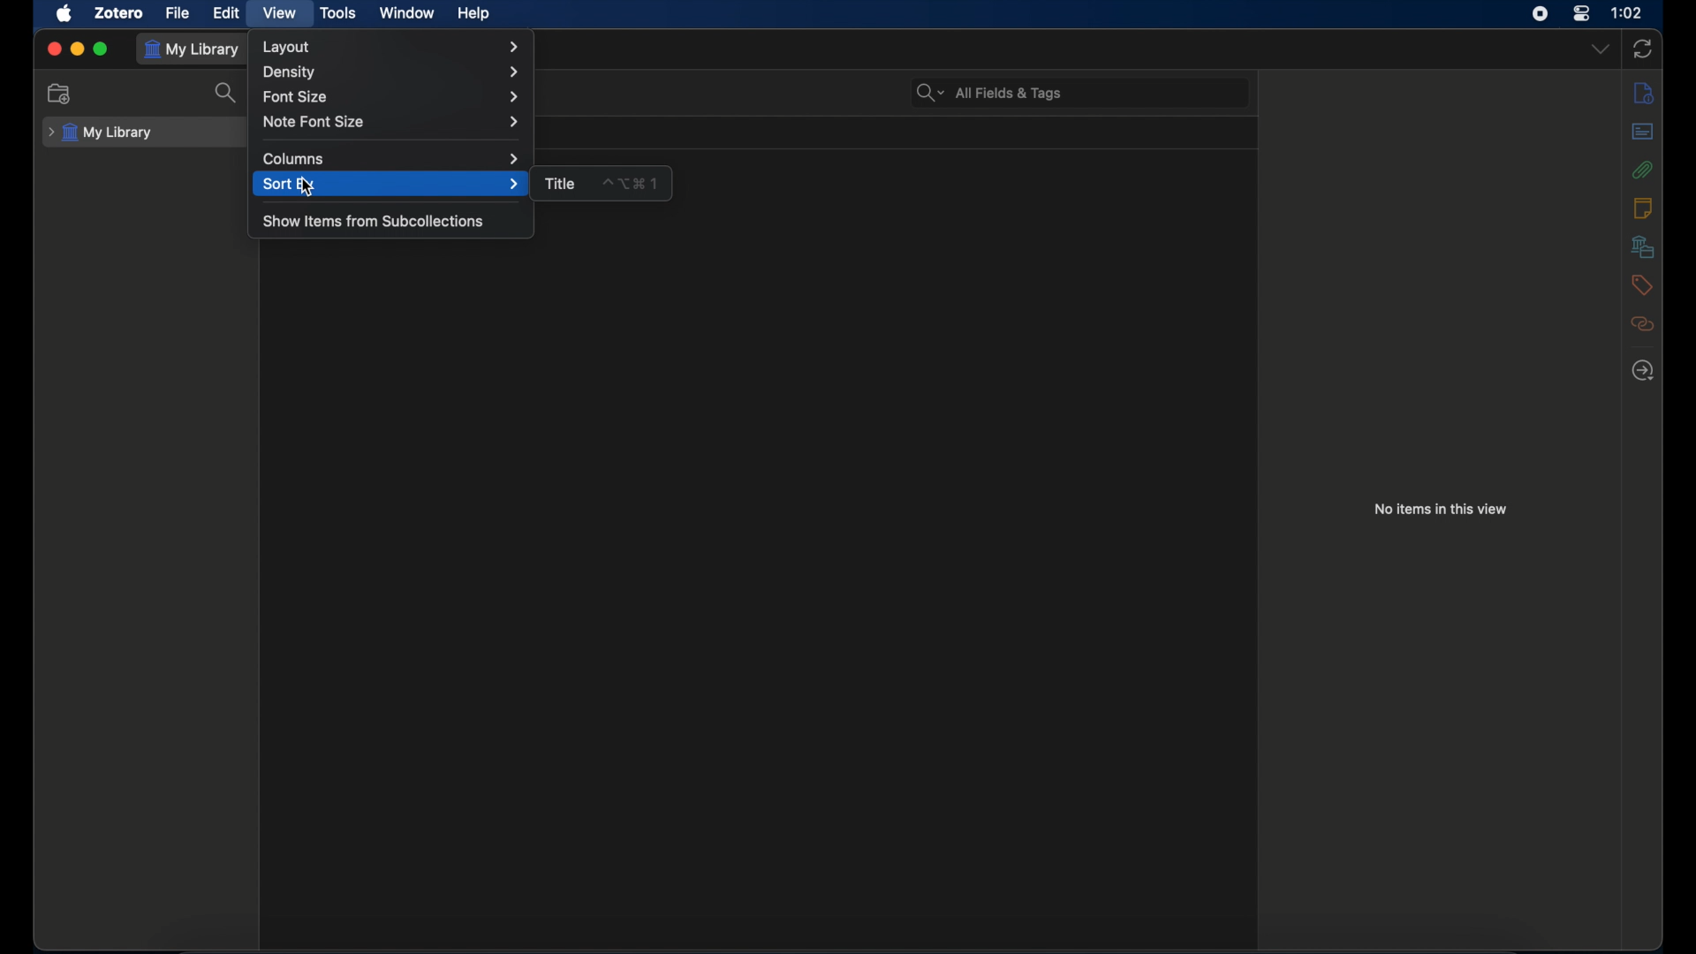 The image size is (1696, 954). Describe the element at coordinates (632, 184) in the screenshot. I see `shortcut` at that location.